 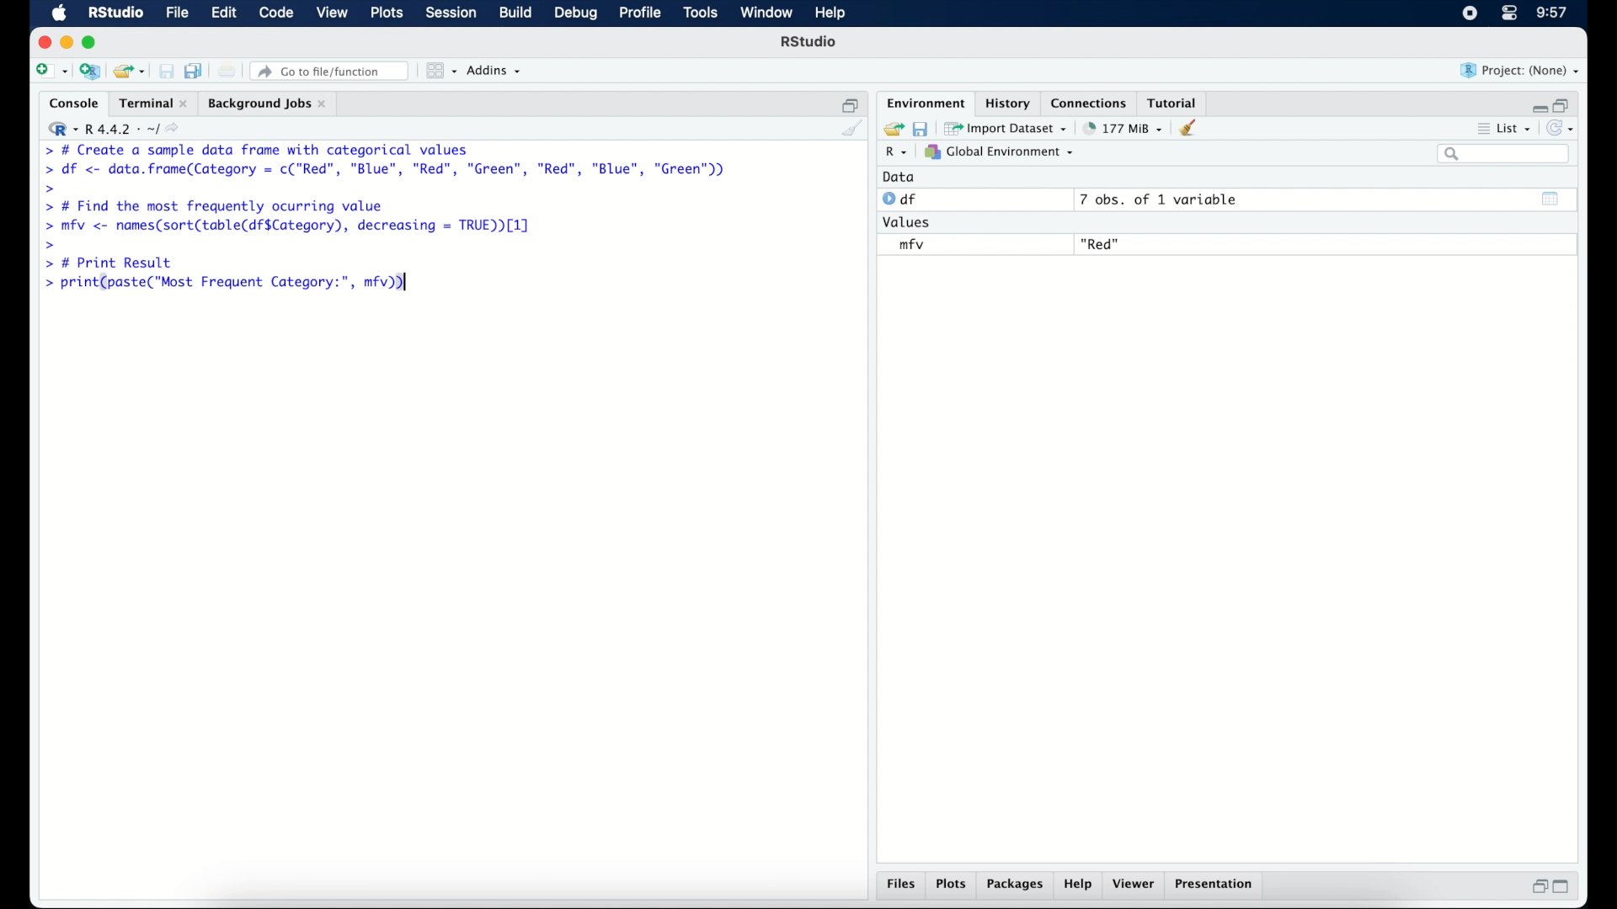 What do you see at coordinates (387, 170) in the screenshot?
I see `> df <- data.frame(Category = c("Red”, "Blue", "Red", "Green", "Red", "Blue", "Green"))|` at bounding box center [387, 170].